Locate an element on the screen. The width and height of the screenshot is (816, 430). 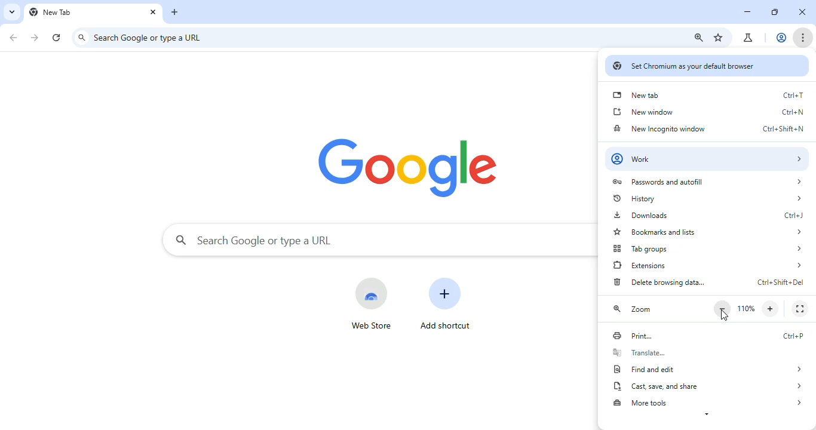
zoom is located at coordinates (634, 309).